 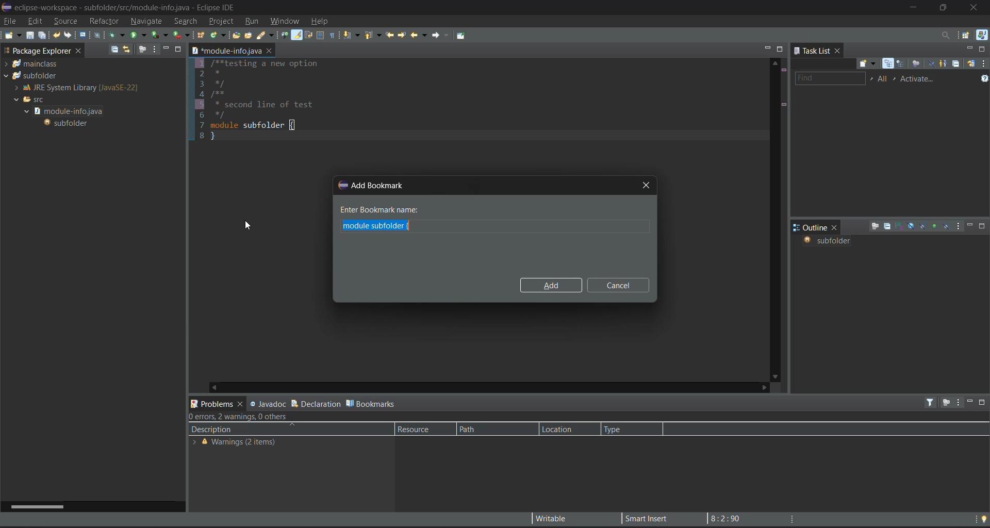 What do you see at coordinates (494, 226) in the screenshot?
I see `bookmark input box` at bounding box center [494, 226].